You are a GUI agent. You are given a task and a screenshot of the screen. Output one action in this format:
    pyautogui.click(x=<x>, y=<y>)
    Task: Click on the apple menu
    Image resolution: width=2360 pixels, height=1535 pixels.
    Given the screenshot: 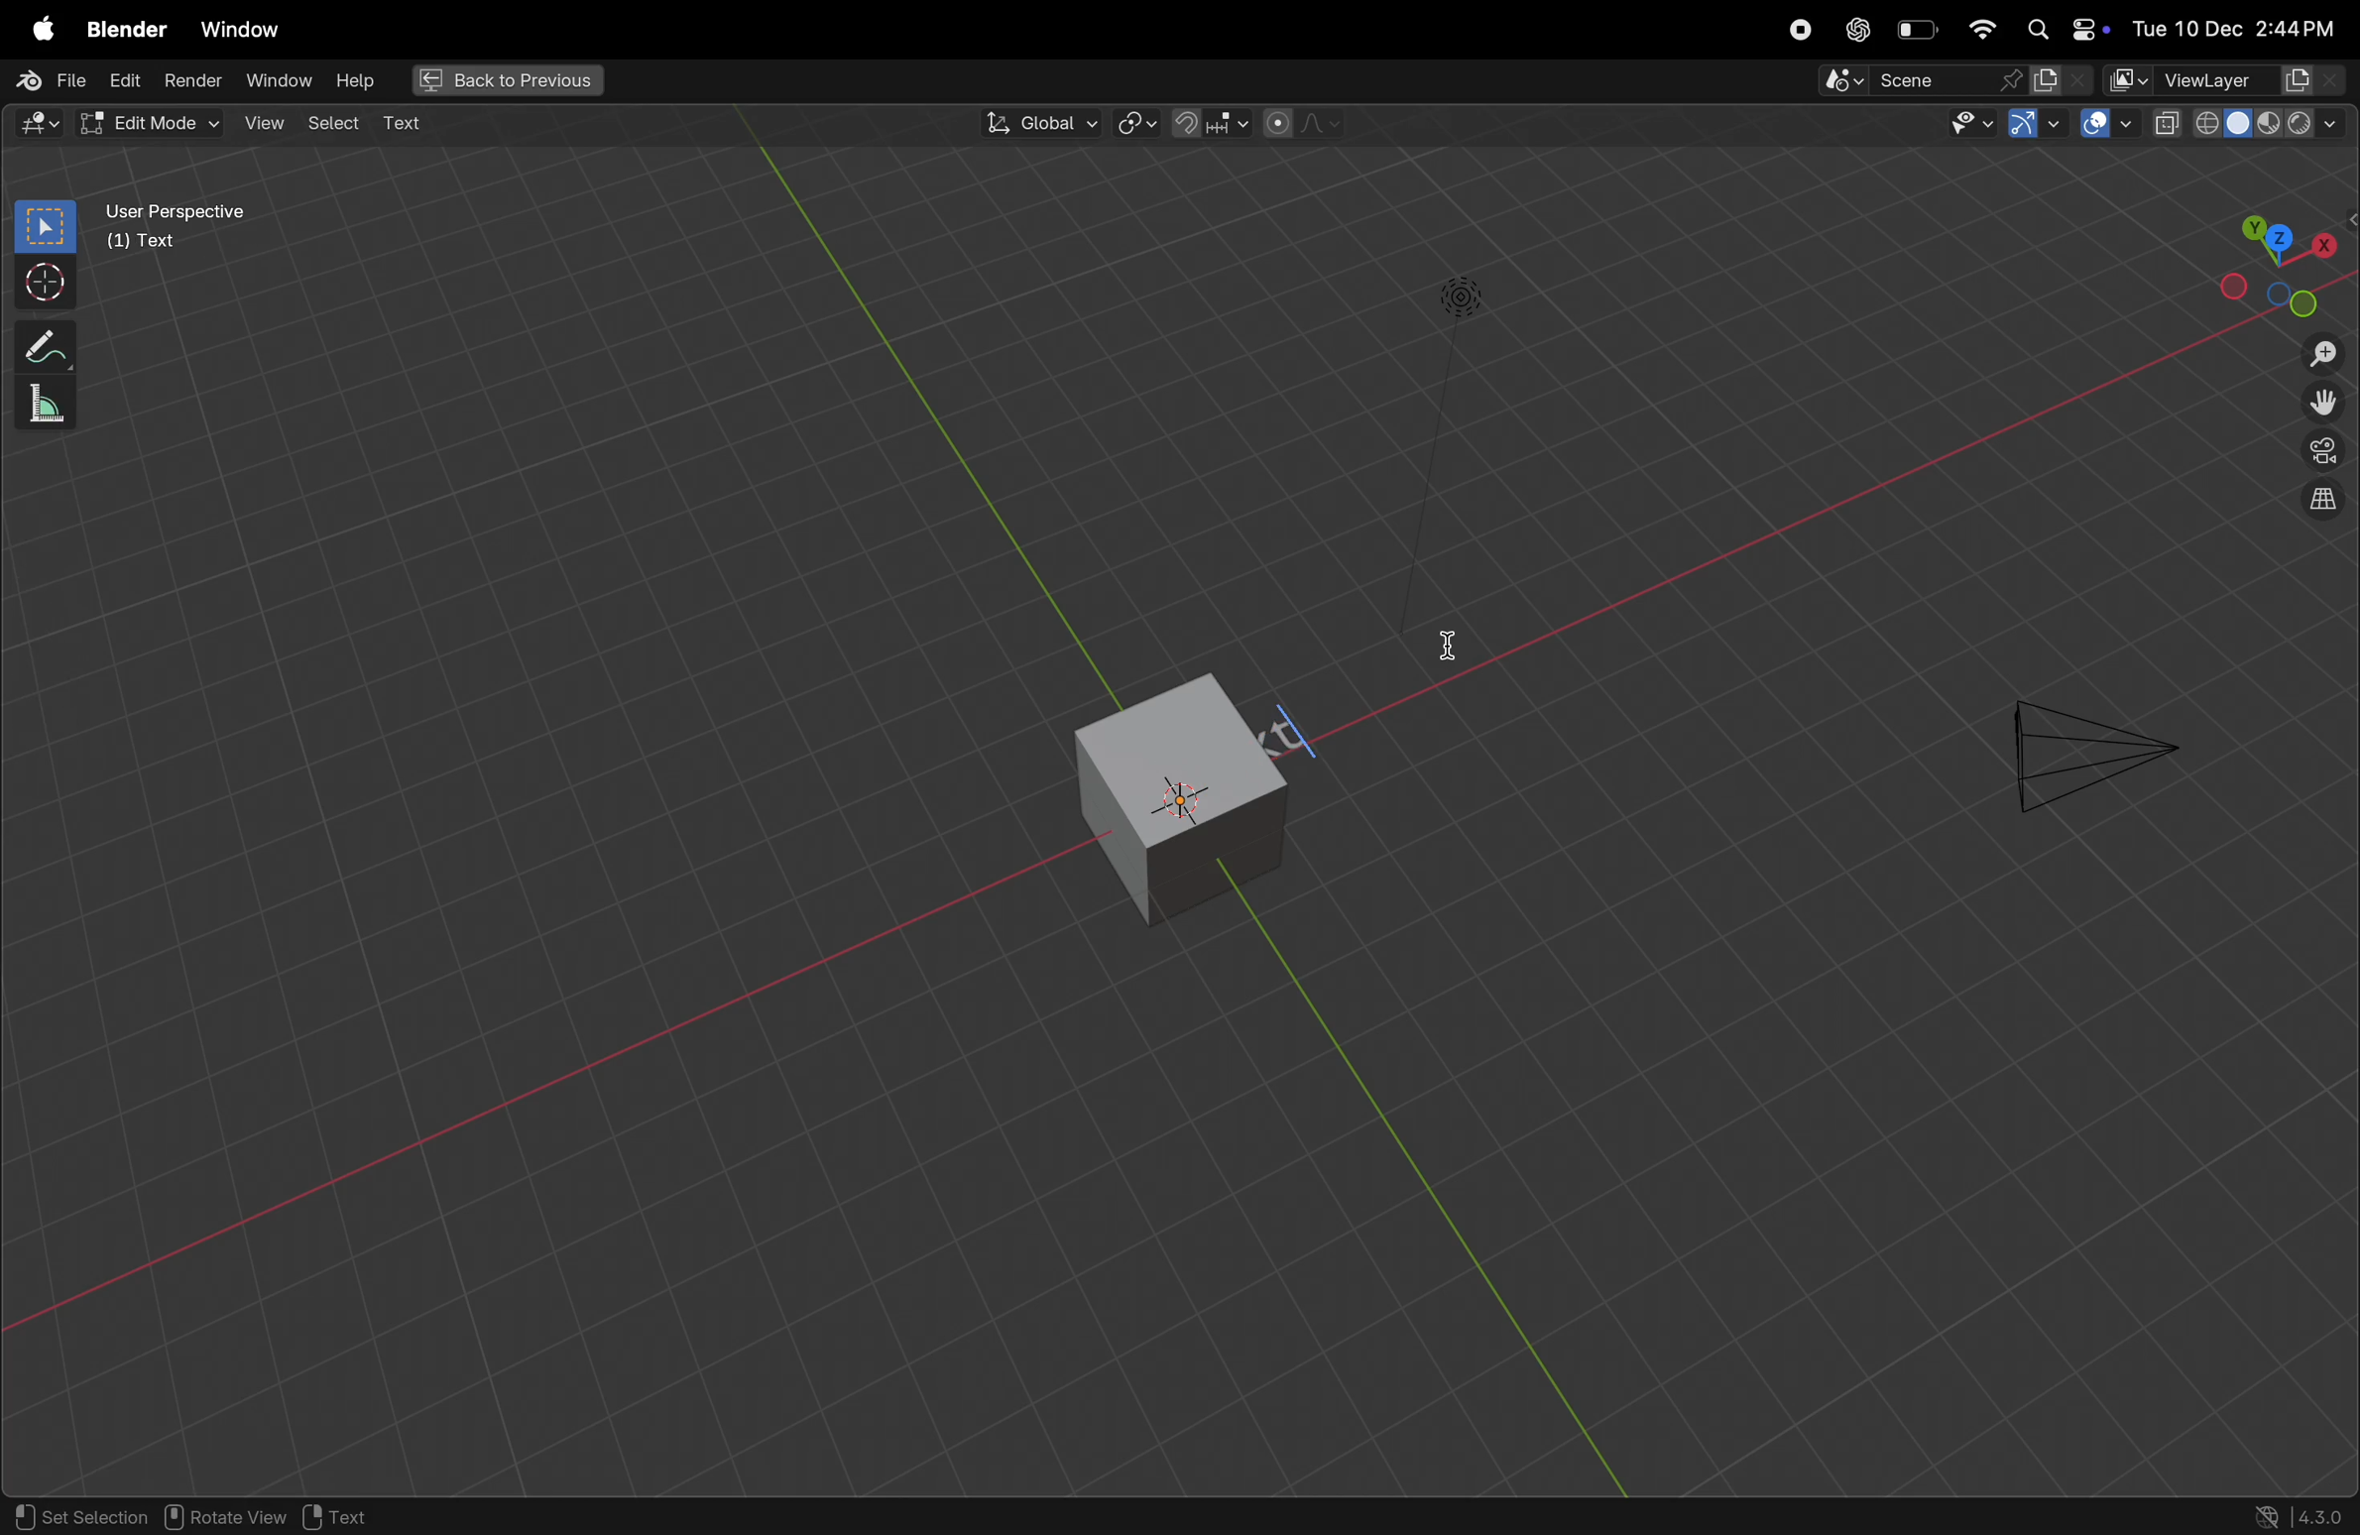 What is the action you would take?
    pyautogui.click(x=39, y=30)
    